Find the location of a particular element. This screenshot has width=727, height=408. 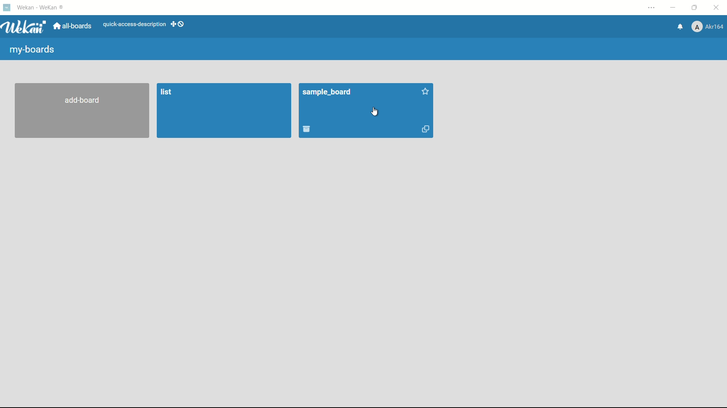

settings and more is located at coordinates (650, 7).